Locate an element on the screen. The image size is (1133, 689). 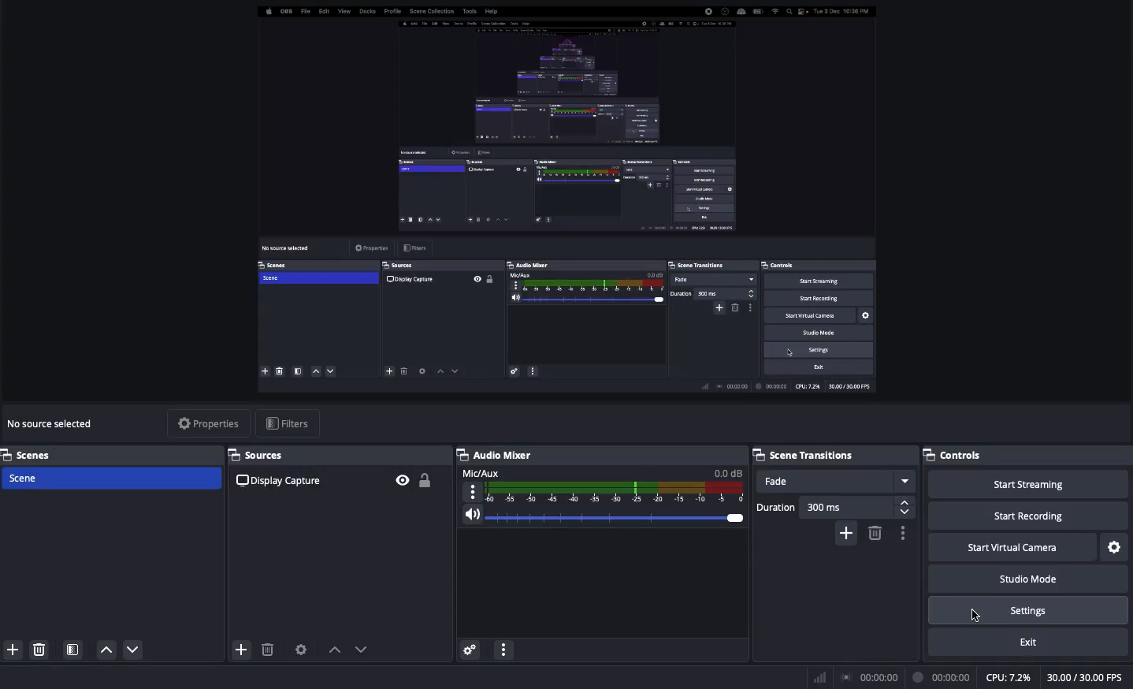
Scene transitions is located at coordinates (806, 455).